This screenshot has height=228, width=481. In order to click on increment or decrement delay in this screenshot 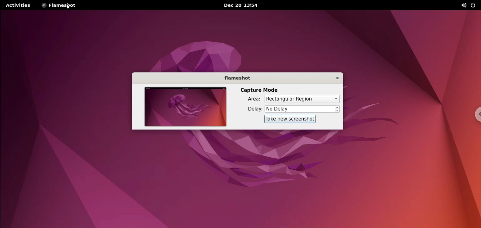, I will do `click(338, 109)`.